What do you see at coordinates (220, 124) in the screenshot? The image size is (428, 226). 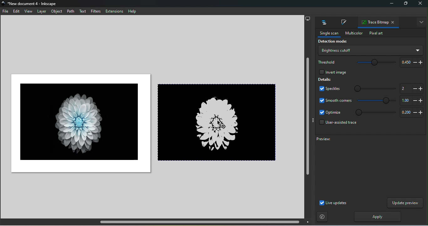 I see `cursor` at bounding box center [220, 124].